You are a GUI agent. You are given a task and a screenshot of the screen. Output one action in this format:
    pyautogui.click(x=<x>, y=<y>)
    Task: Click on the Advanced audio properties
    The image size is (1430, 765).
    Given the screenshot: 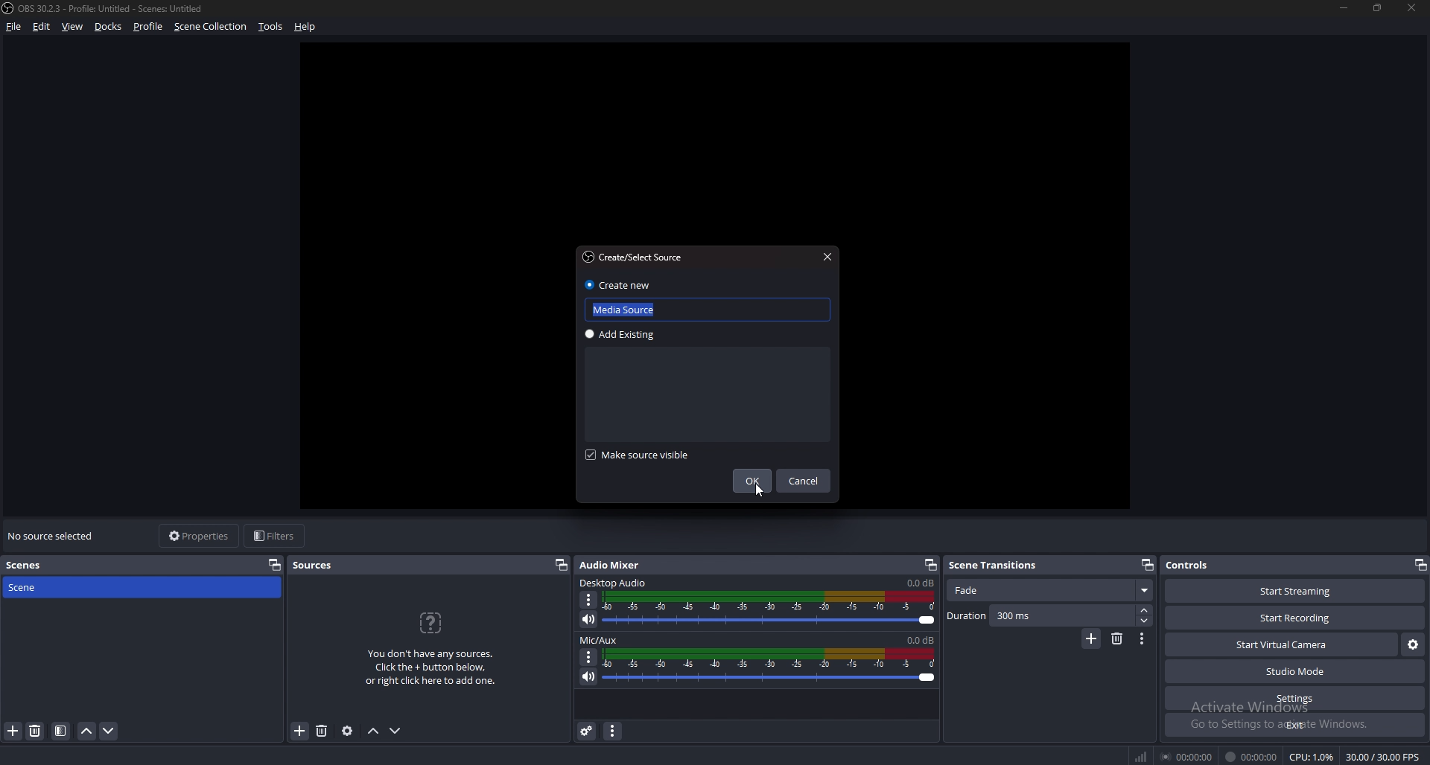 What is the action you would take?
    pyautogui.click(x=588, y=731)
    